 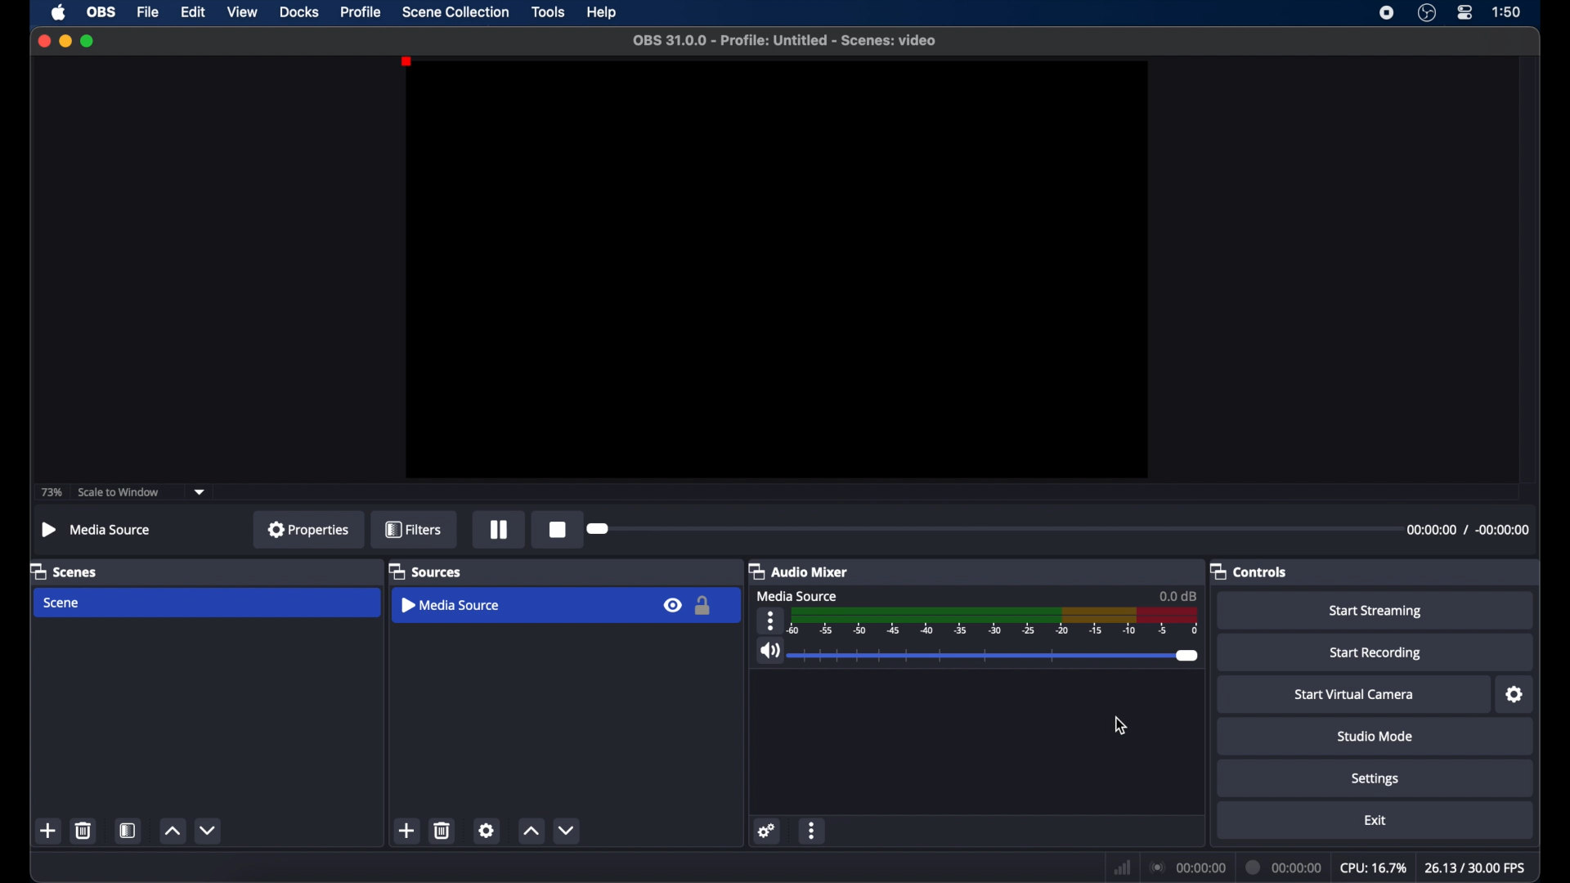 I want to click on settings, so click(x=486, y=831).